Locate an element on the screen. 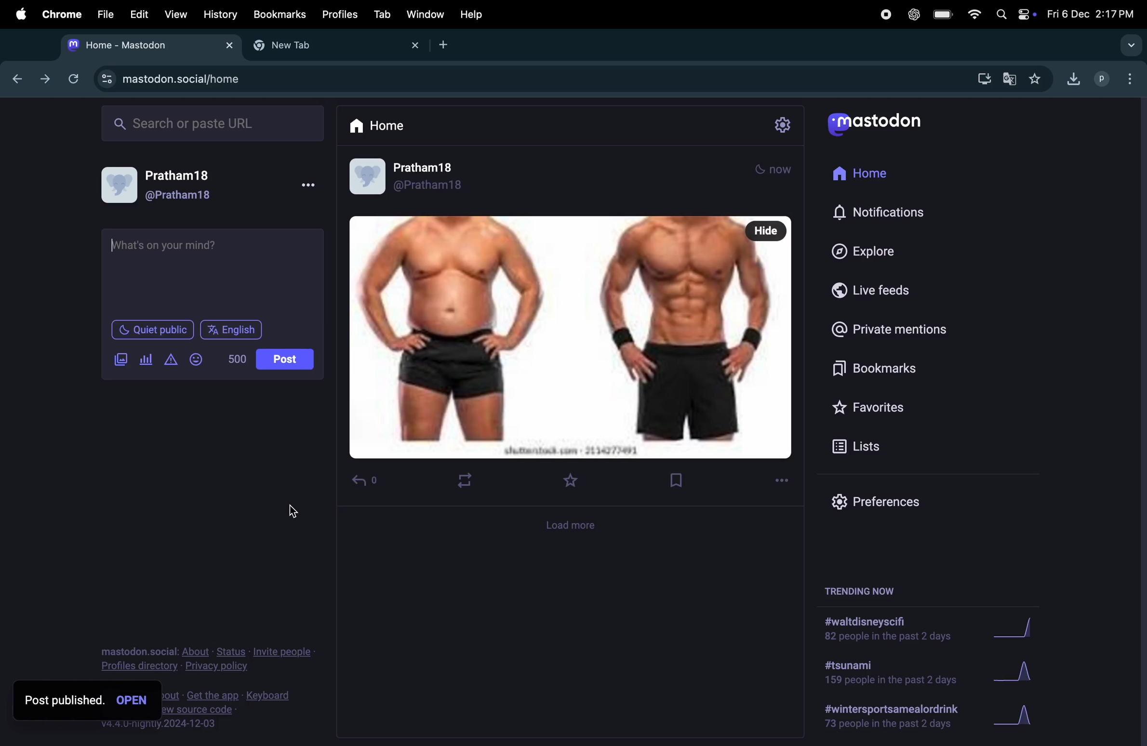 The width and height of the screenshot is (1147, 746). user profile is located at coordinates (1103, 78).